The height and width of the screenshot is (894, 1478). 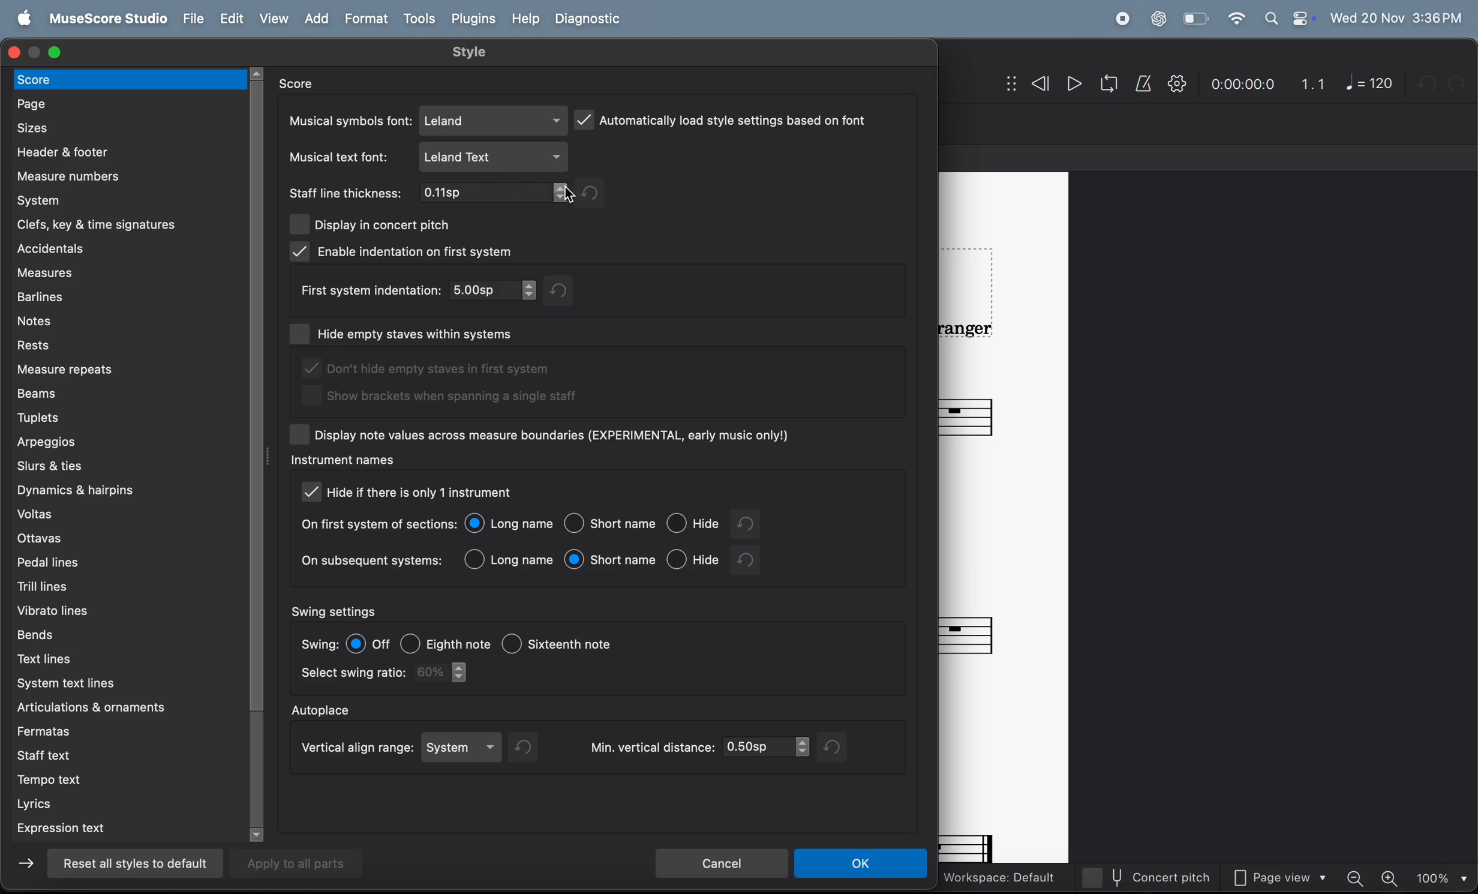 What do you see at coordinates (464, 748) in the screenshot?
I see `system` at bounding box center [464, 748].